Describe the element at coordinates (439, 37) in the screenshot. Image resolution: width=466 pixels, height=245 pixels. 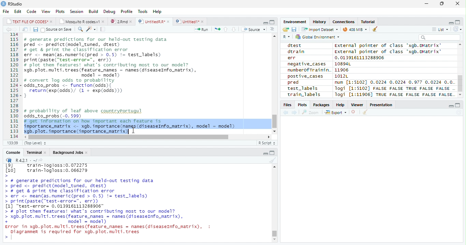
I see `Search` at that location.